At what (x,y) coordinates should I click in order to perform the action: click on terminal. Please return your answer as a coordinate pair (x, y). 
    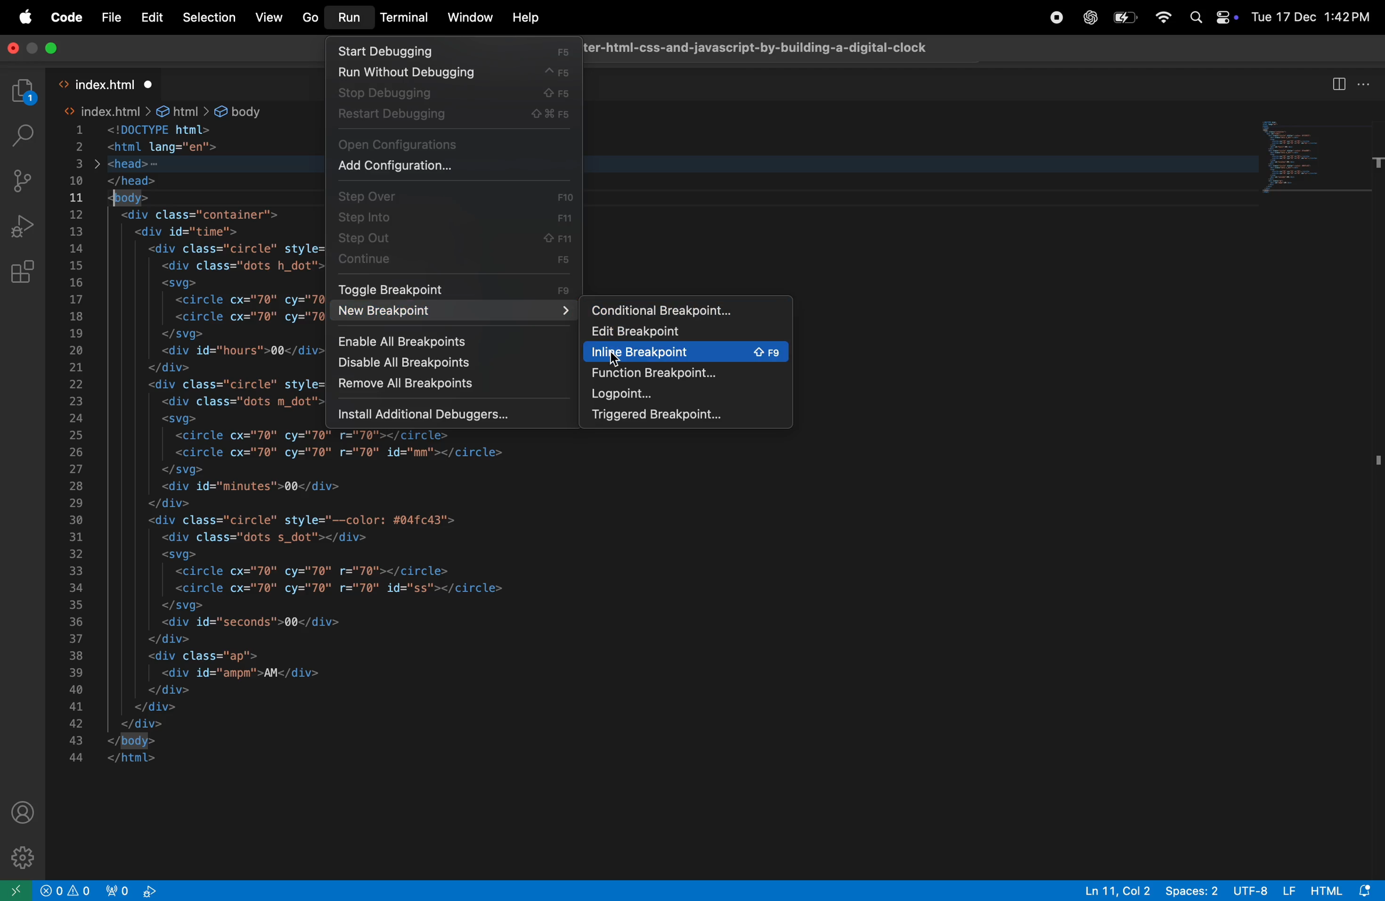
    Looking at the image, I should click on (404, 17).